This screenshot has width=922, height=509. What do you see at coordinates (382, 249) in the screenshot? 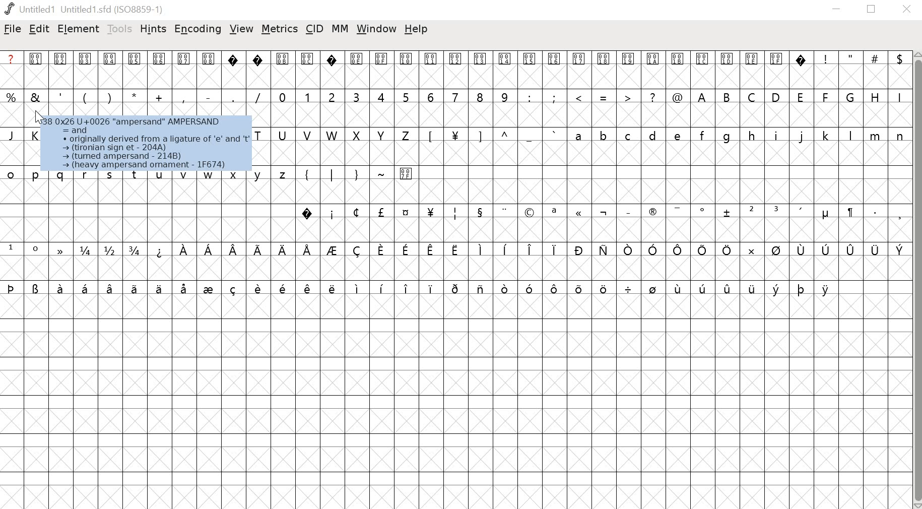
I see `symbol` at bounding box center [382, 249].